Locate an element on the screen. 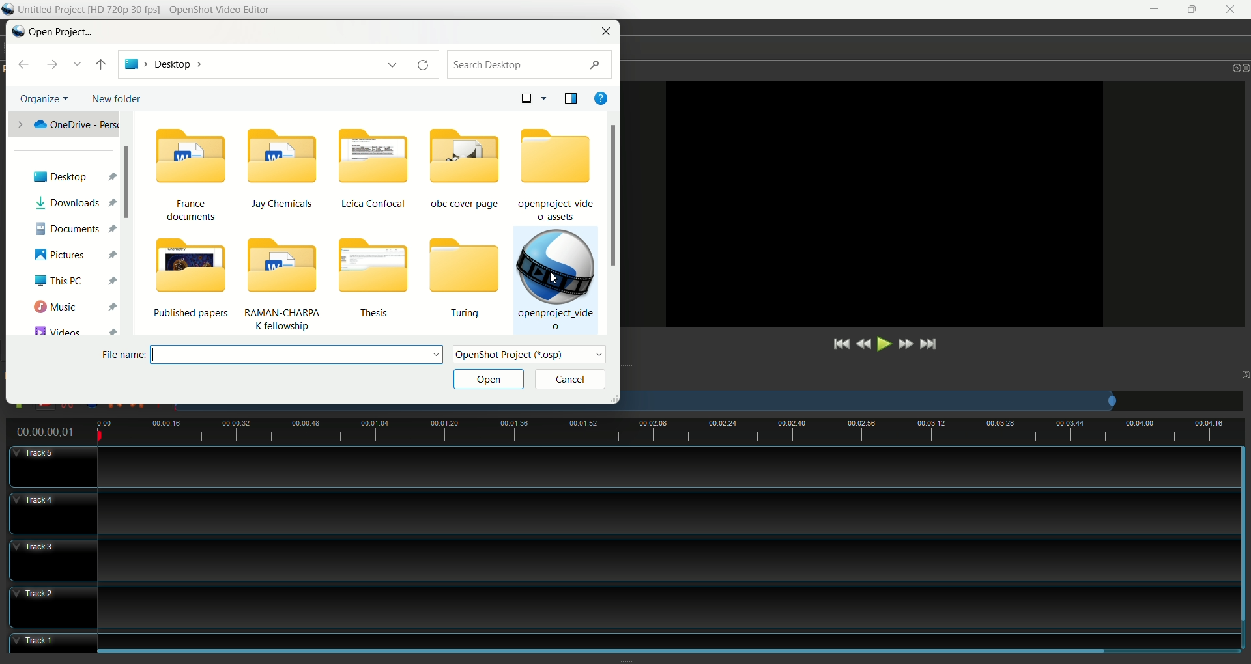  close is located at coordinates (1243, 63).